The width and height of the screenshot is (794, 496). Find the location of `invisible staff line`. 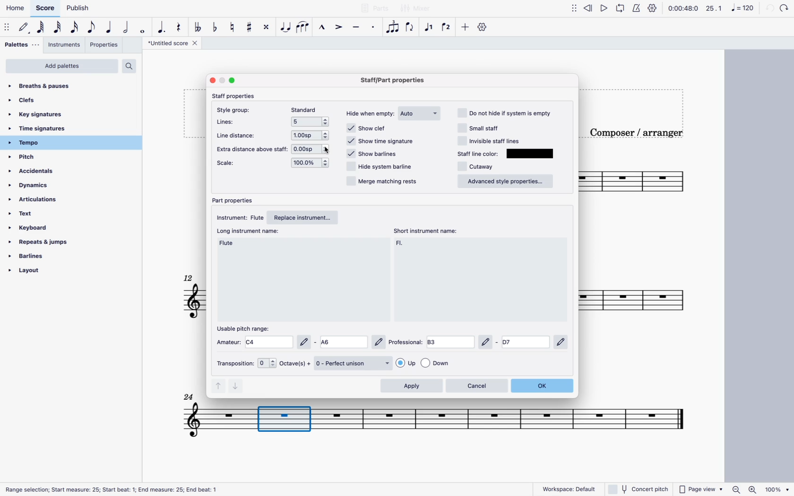

invisible staff line is located at coordinates (490, 141).